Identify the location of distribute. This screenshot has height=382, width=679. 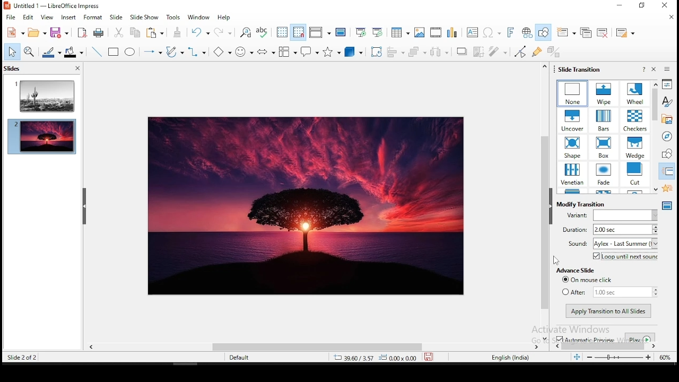
(442, 52).